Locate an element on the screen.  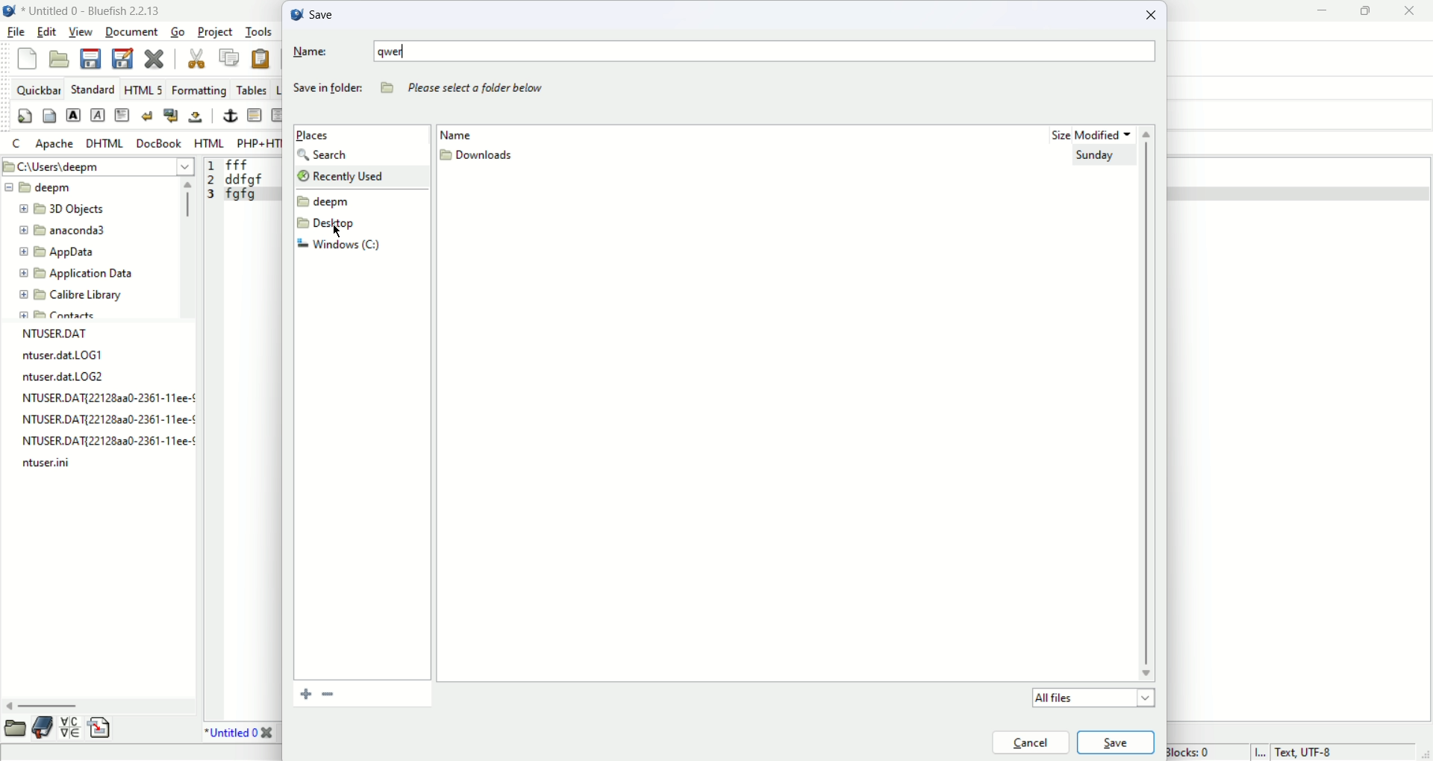
tables is located at coordinates (249, 89).